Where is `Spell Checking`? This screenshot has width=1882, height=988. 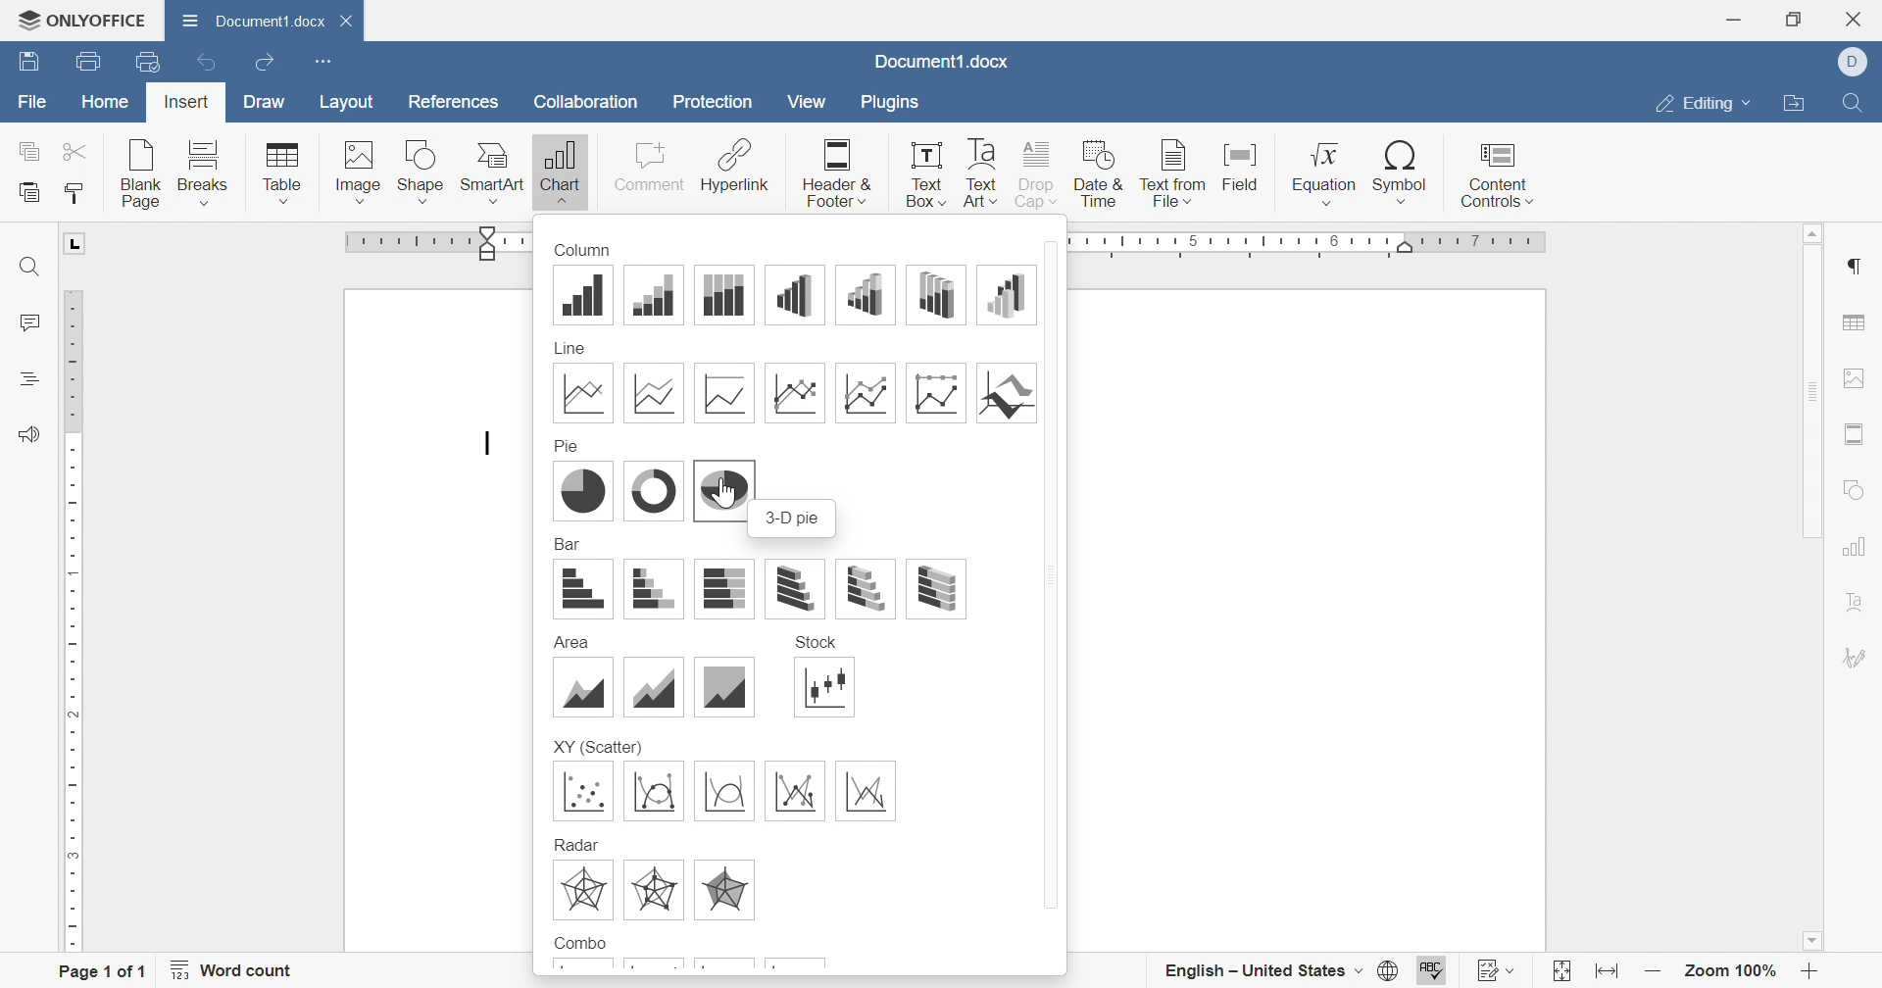 Spell Checking is located at coordinates (26, 379).